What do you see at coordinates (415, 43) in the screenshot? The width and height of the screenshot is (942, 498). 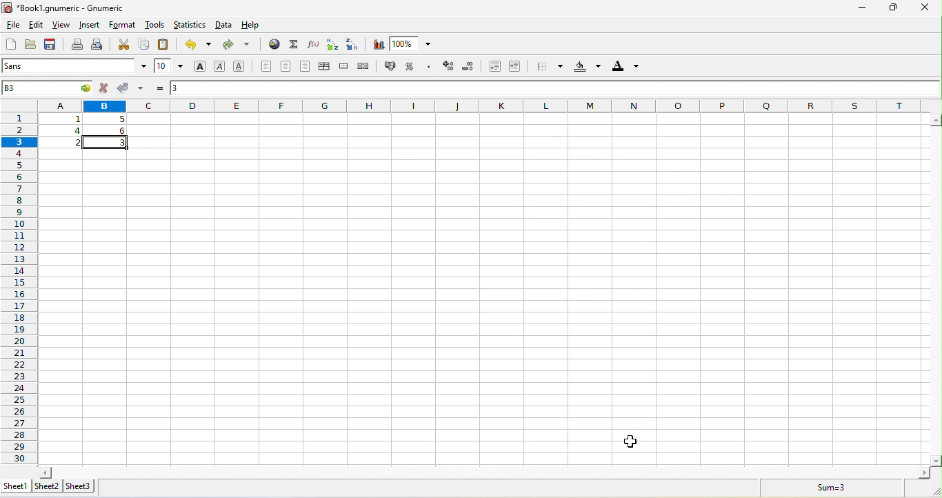 I see `zoom` at bounding box center [415, 43].